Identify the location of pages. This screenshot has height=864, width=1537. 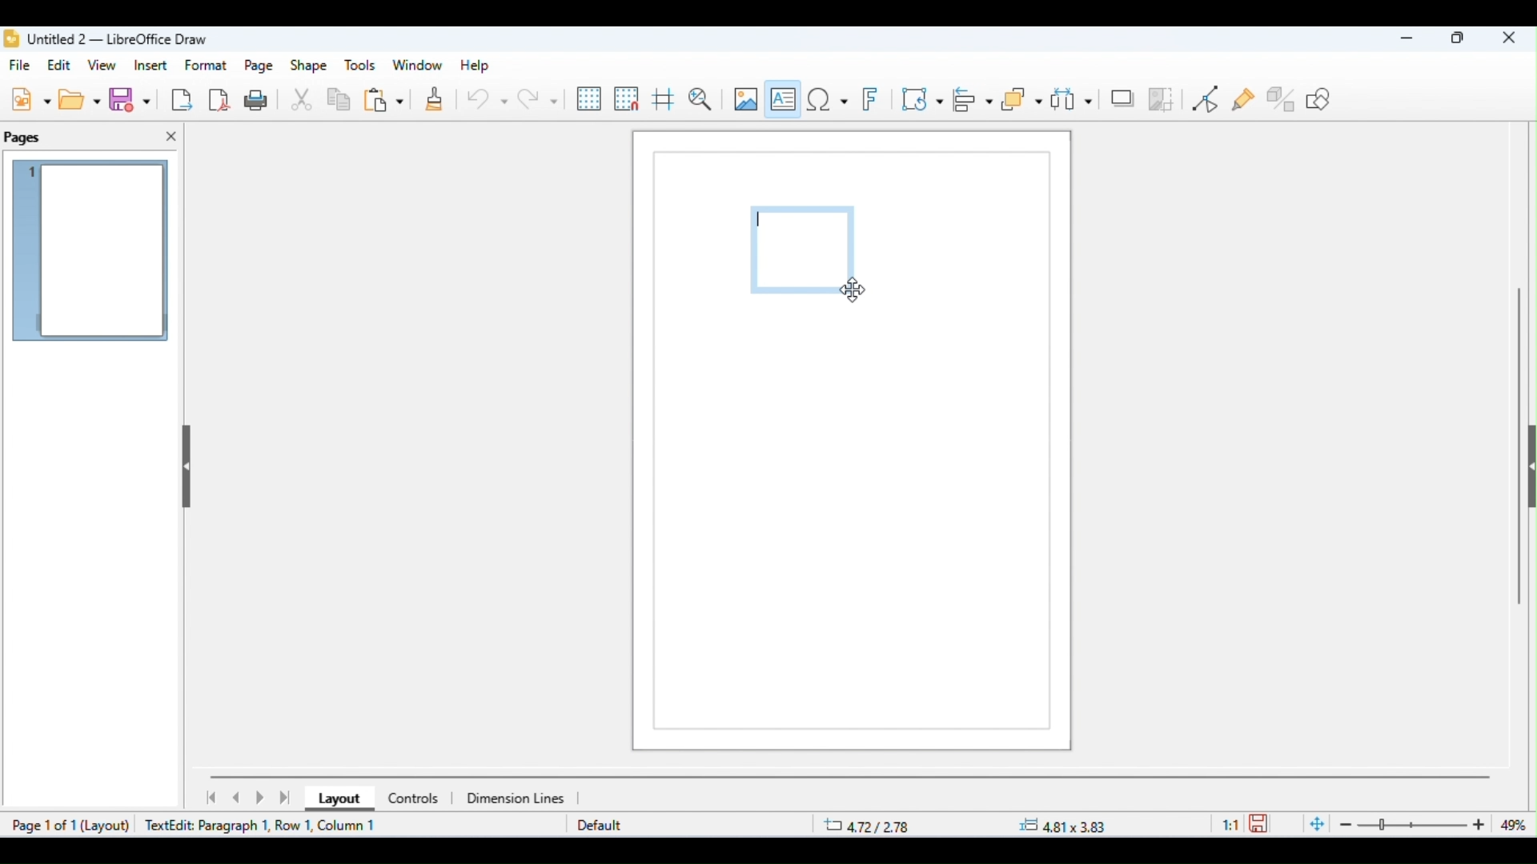
(24, 138).